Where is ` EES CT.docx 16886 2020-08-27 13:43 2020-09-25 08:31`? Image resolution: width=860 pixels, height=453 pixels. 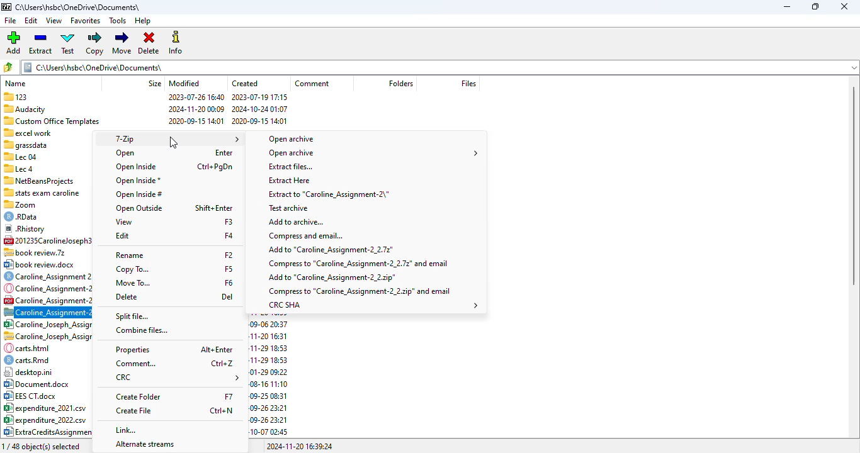
 EES CT.docx 16886 2020-08-27 13:43 2020-09-25 08:31 is located at coordinates (46, 396).